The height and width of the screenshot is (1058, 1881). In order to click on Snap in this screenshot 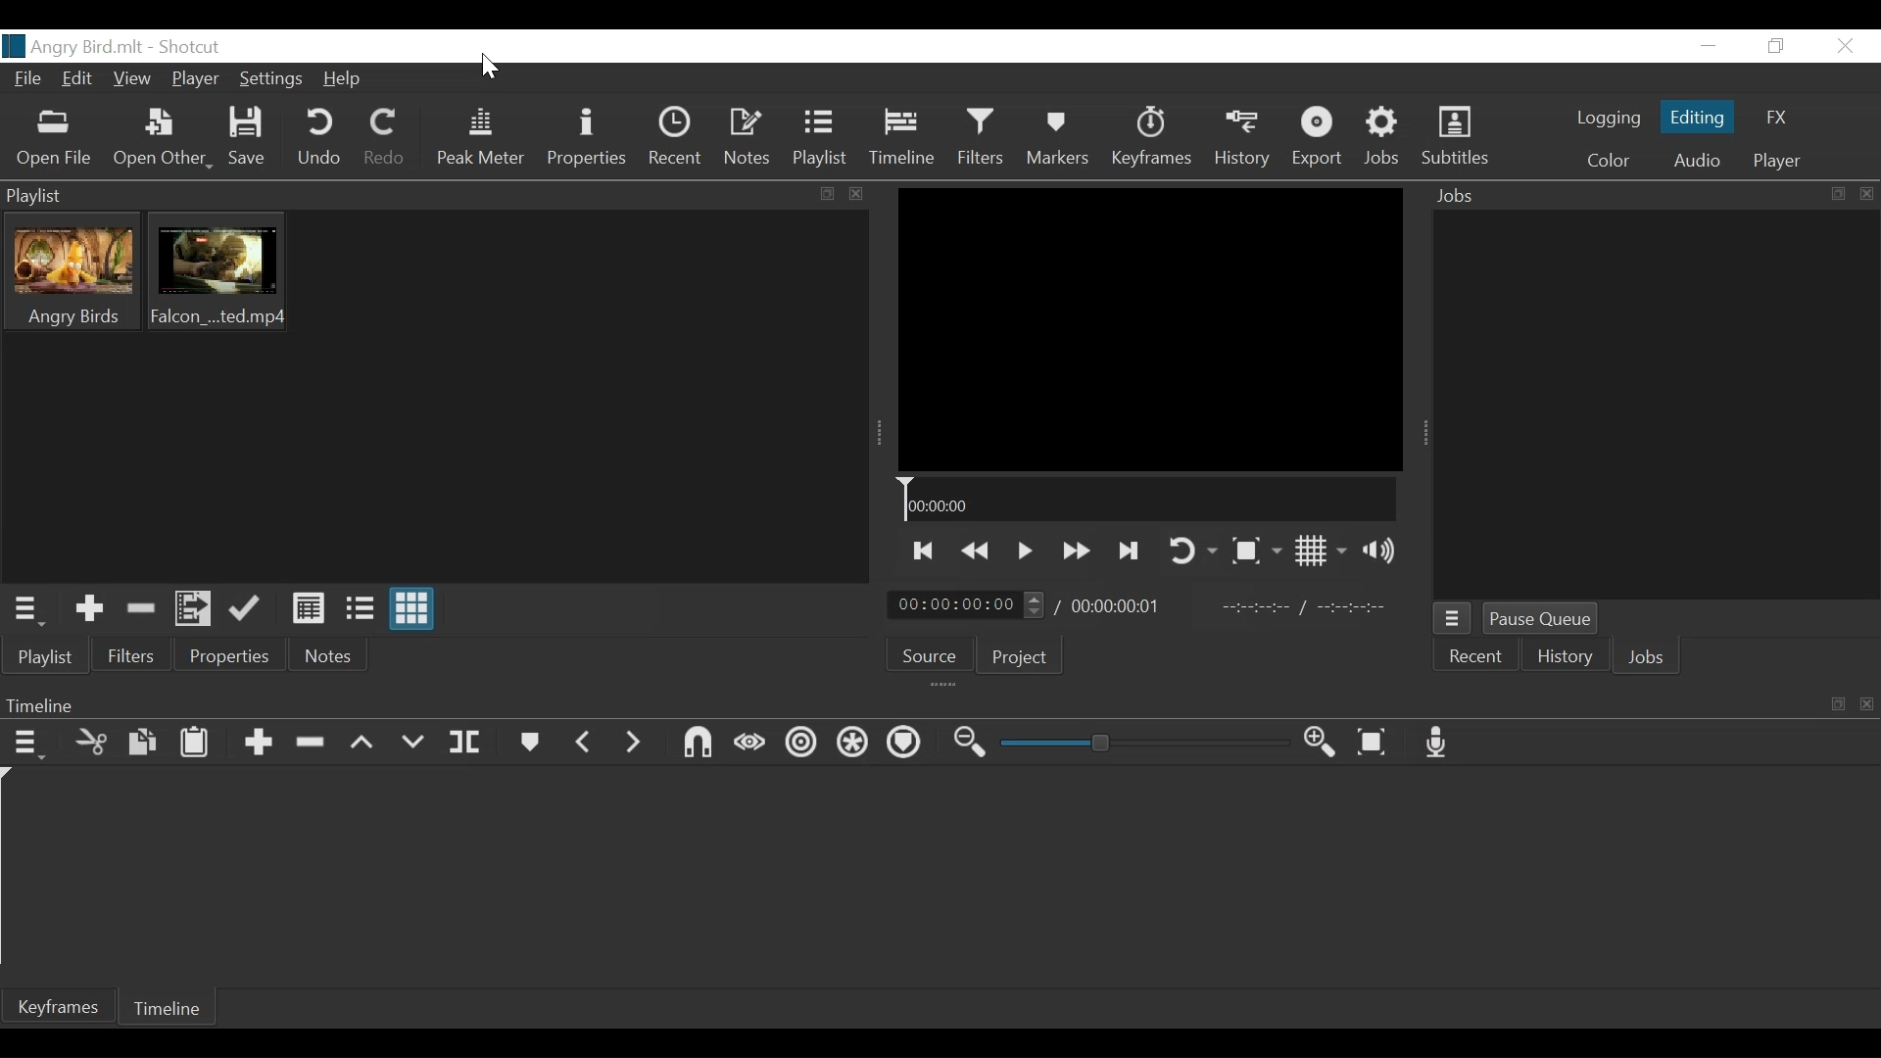, I will do `click(698, 745)`.